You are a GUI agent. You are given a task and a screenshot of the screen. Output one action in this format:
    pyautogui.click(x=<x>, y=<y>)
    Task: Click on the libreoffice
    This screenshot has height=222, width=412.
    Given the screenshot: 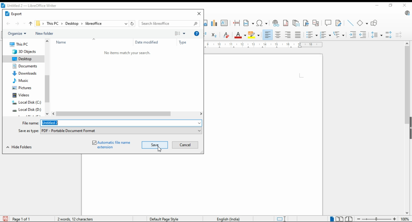 What is the action you would take?
    pyautogui.click(x=93, y=23)
    